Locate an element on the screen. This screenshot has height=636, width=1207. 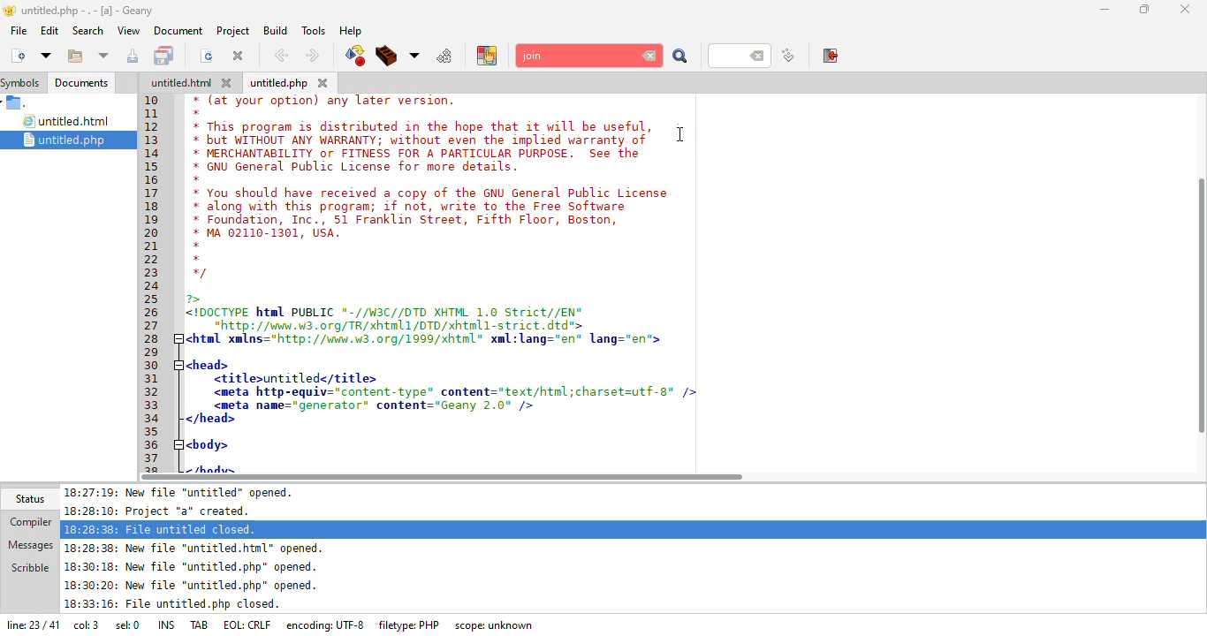
tools is located at coordinates (313, 30).